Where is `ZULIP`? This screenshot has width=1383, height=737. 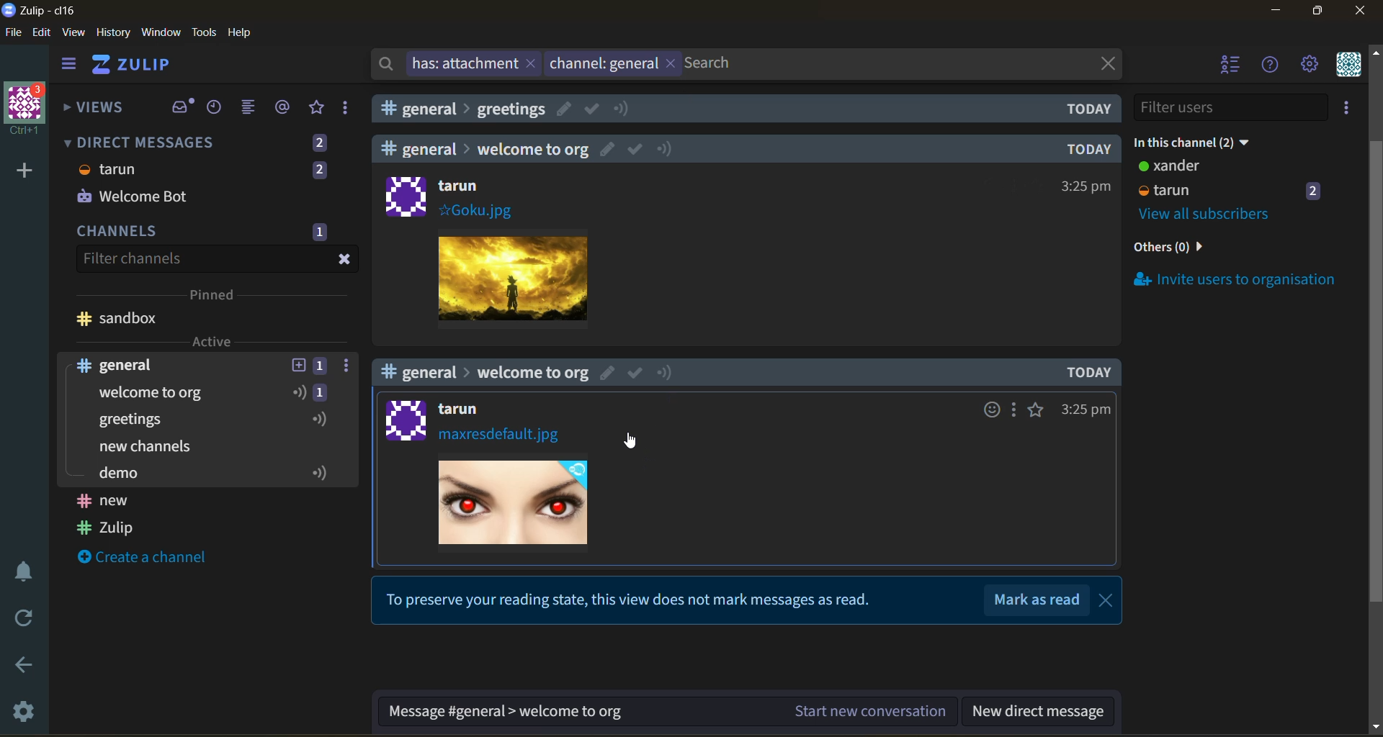 ZULIP is located at coordinates (133, 64).